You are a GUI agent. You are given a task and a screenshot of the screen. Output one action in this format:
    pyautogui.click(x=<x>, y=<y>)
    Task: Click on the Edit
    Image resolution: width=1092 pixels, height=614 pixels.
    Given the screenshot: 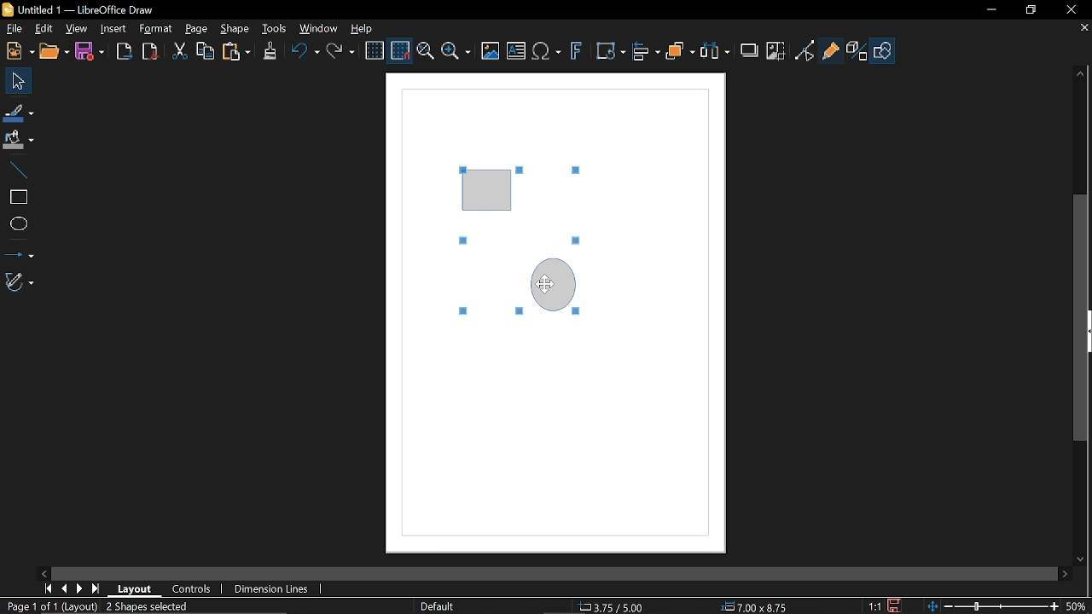 What is the action you would take?
    pyautogui.click(x=43, y=29)
    